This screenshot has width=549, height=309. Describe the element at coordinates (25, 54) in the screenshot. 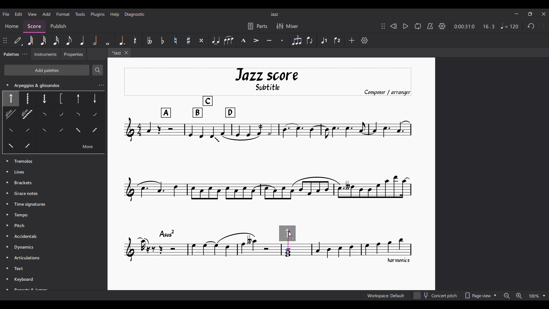

I see `Palette settings` at that location.